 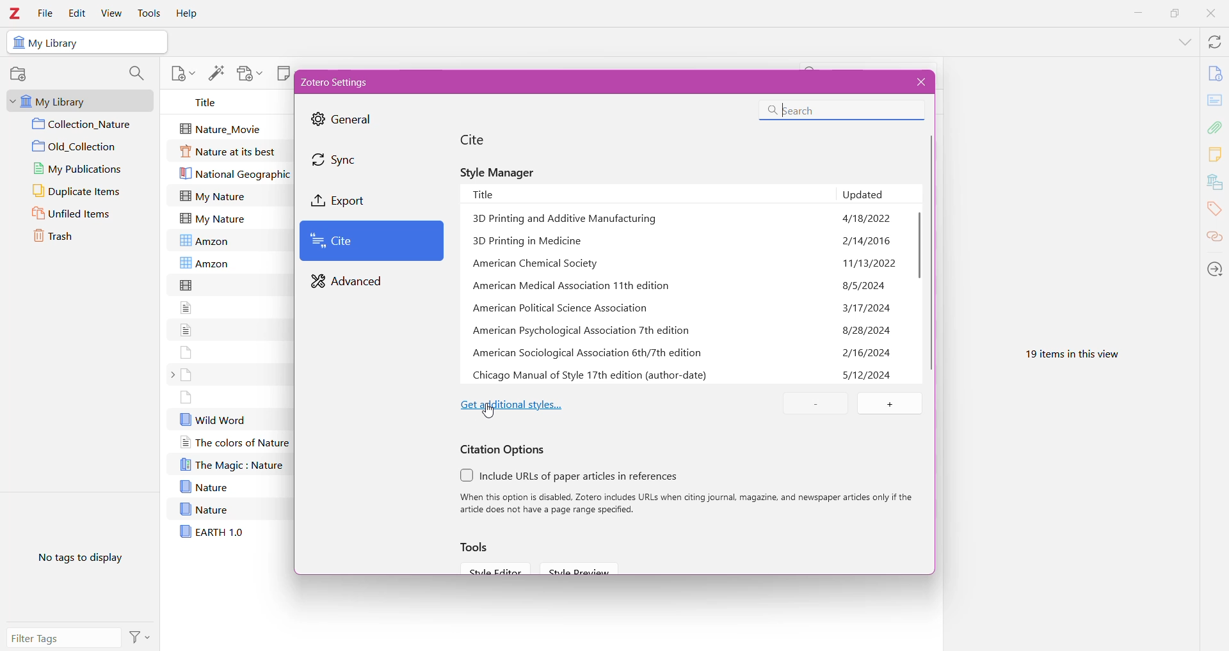 I want to click on file without title, so click(x=186, y=351).